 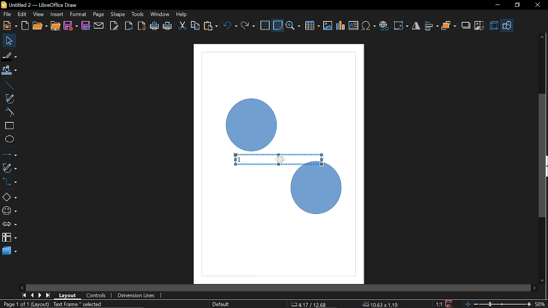 What do you see at coordinates (39, 5) in the screenshot?
I see `Current window` at bounding box center [39, 5].